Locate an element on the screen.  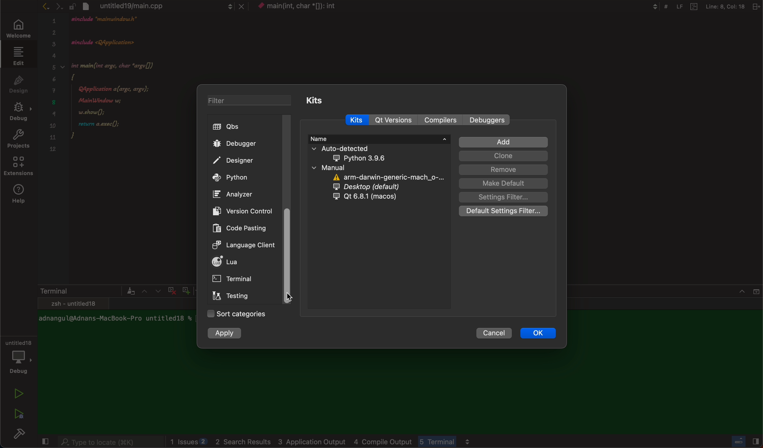
clone is located at coordinates (503, 156).